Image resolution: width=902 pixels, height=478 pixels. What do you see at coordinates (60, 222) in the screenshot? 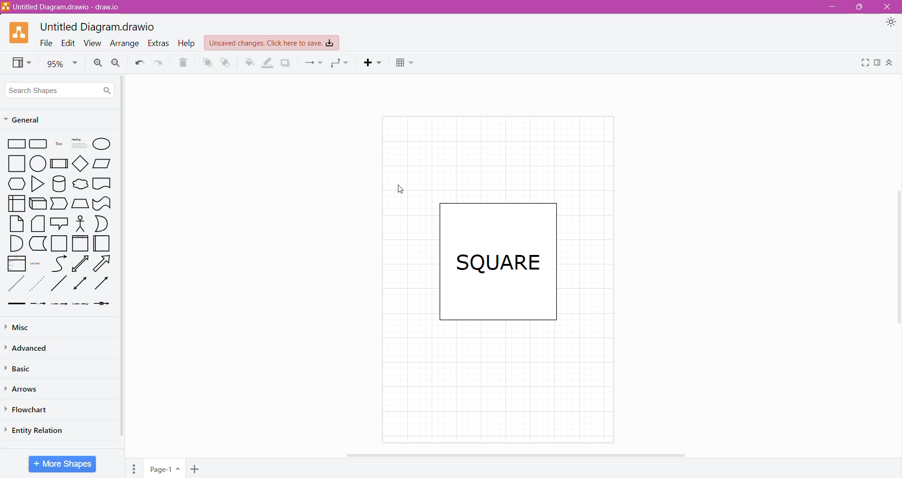
I see `Speech Bubble` at bounding box center [60, 222].